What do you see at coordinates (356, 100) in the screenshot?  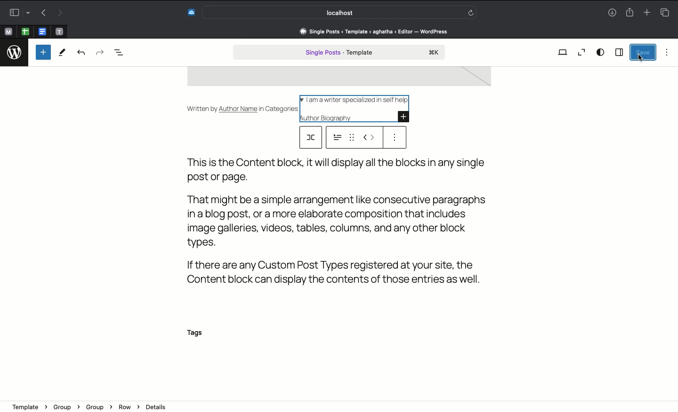 I see `I am a writer specialized in self help` at bounding box center [356, 100].